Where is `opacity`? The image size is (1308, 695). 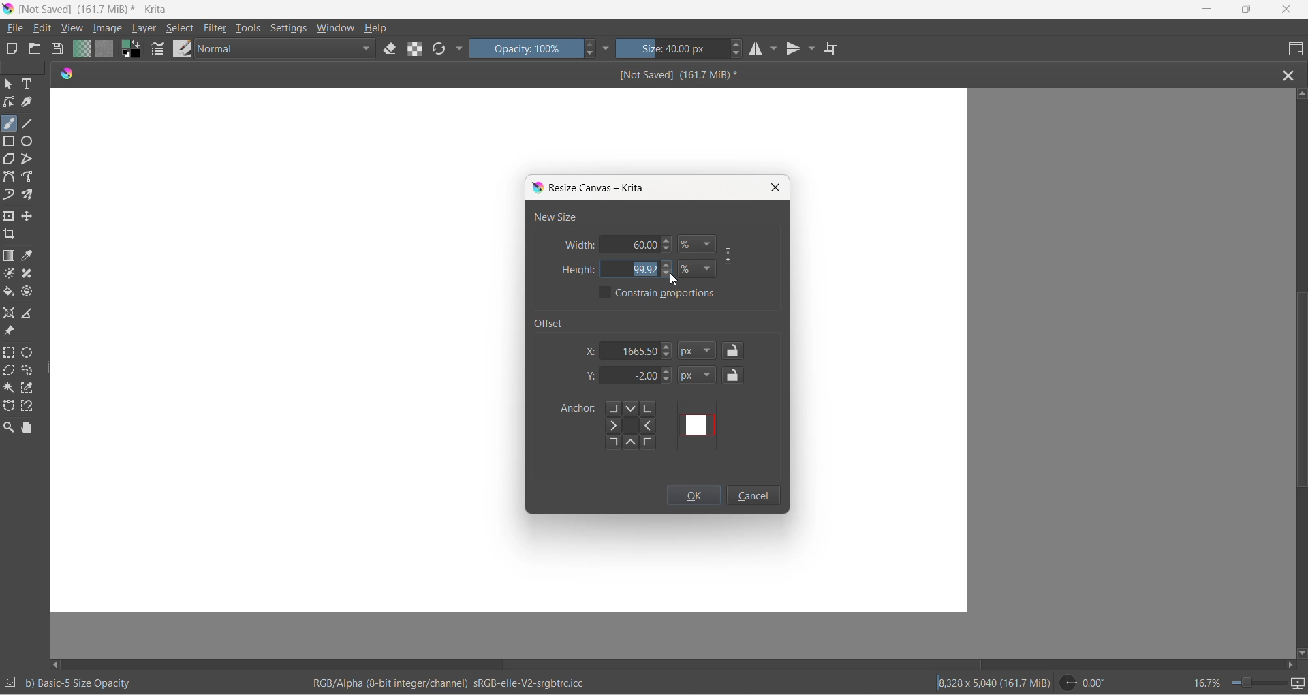 opacity is located at coordinates (527, 48).